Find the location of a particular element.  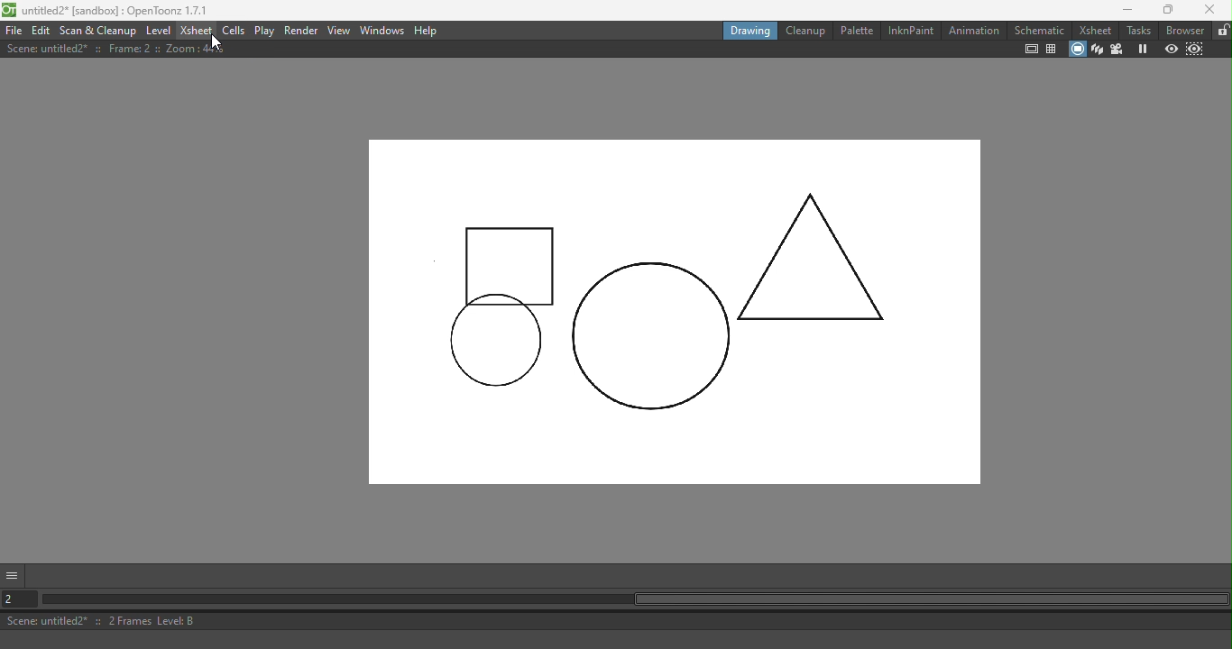

Safe area is located at coordinates (1032, 50).